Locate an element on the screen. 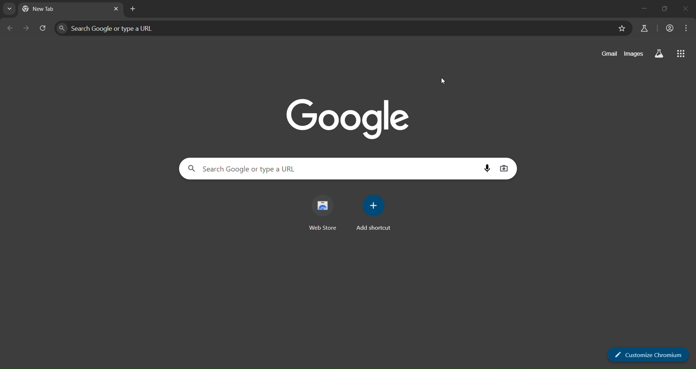 The width and height of the screenshot is (696, 369). cursor is located at coordinates (442, 79).